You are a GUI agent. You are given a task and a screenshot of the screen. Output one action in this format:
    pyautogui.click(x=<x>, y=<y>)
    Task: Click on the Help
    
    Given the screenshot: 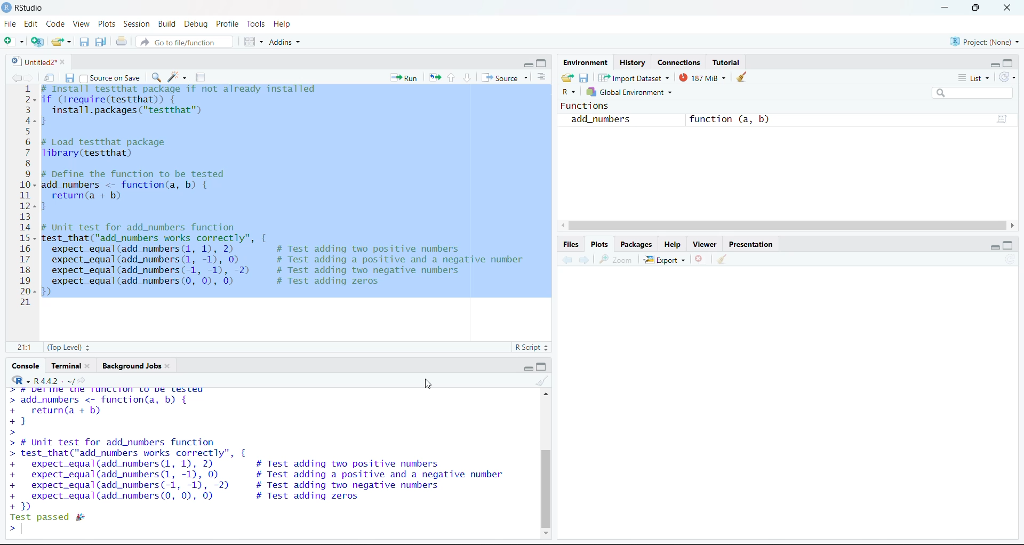 What is the action you would take?
    pyautogui.click(x=675, y=244)
    